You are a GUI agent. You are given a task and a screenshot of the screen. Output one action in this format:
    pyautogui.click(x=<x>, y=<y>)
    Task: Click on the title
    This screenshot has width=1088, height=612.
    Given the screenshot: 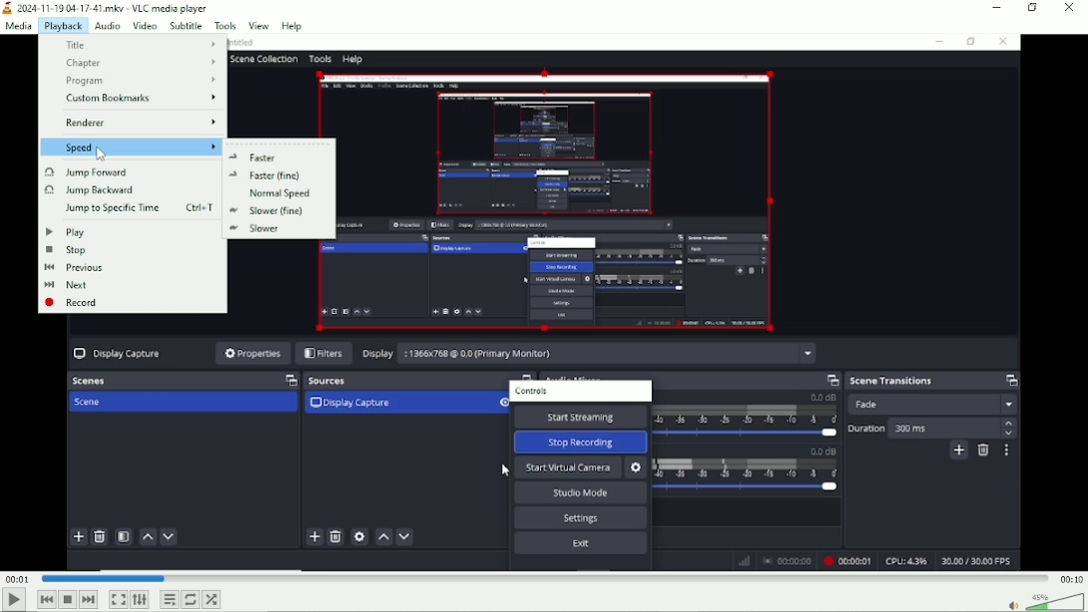 What is the action you would take?
    pyautogui.click(x=134, y=45)
    